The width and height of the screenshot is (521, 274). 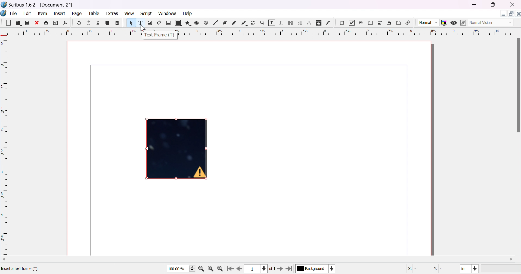 What do you see at coordinates (225, 23) in the screenshot?
I see `bezier curve` at bounding box center [225, 23].